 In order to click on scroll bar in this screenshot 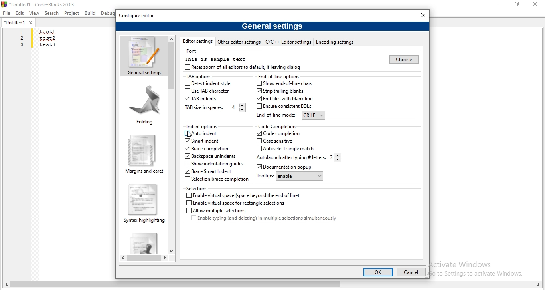, I will do `click(172, 144)`.